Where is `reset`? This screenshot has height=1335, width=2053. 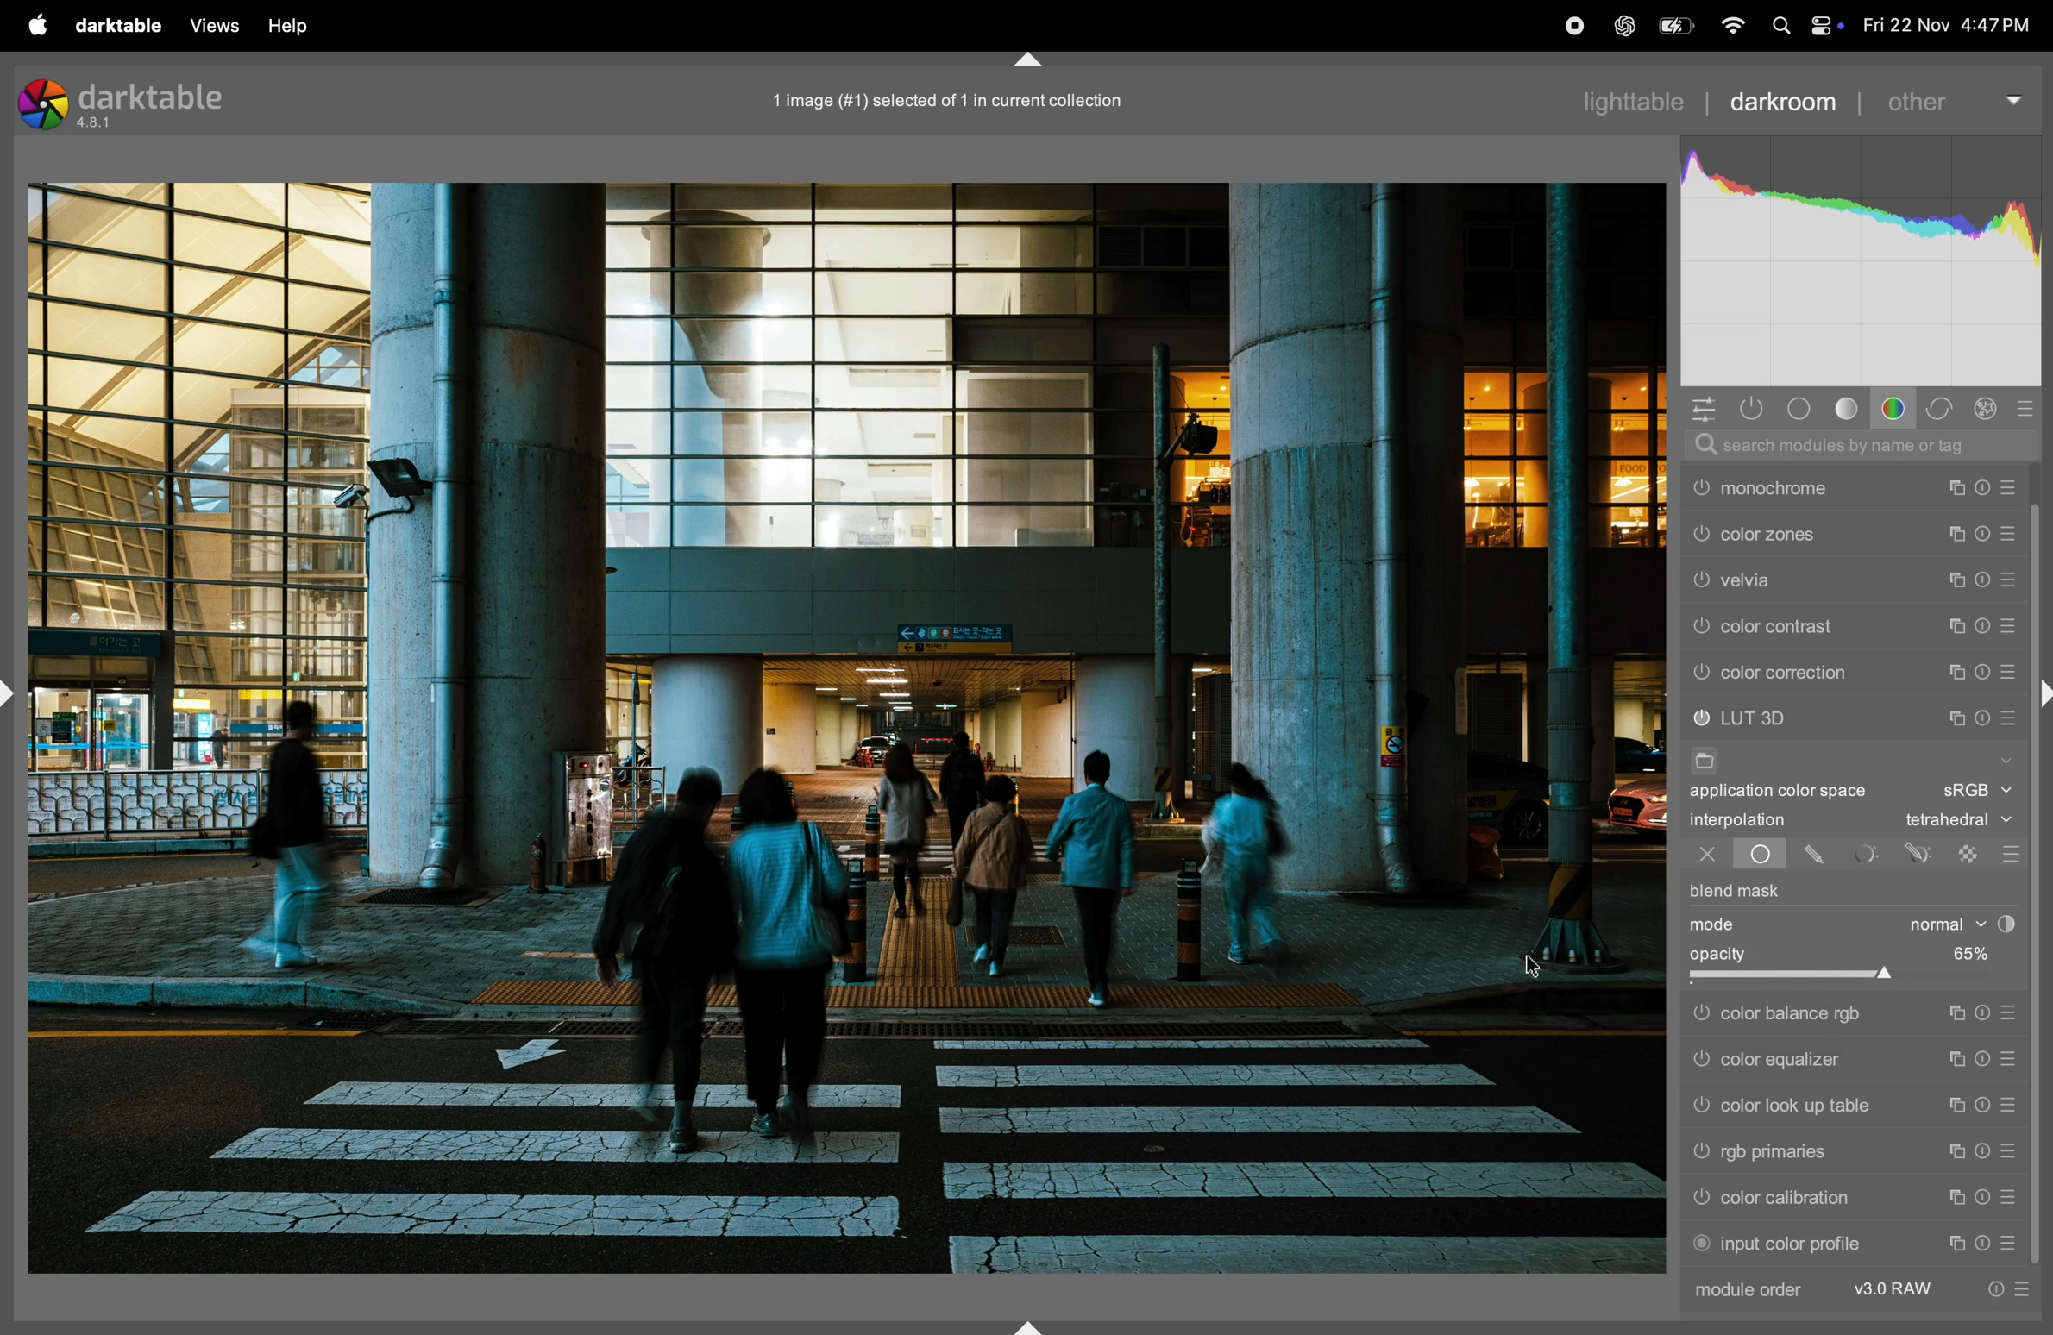 reset is located at coordinates (1987, 1200).